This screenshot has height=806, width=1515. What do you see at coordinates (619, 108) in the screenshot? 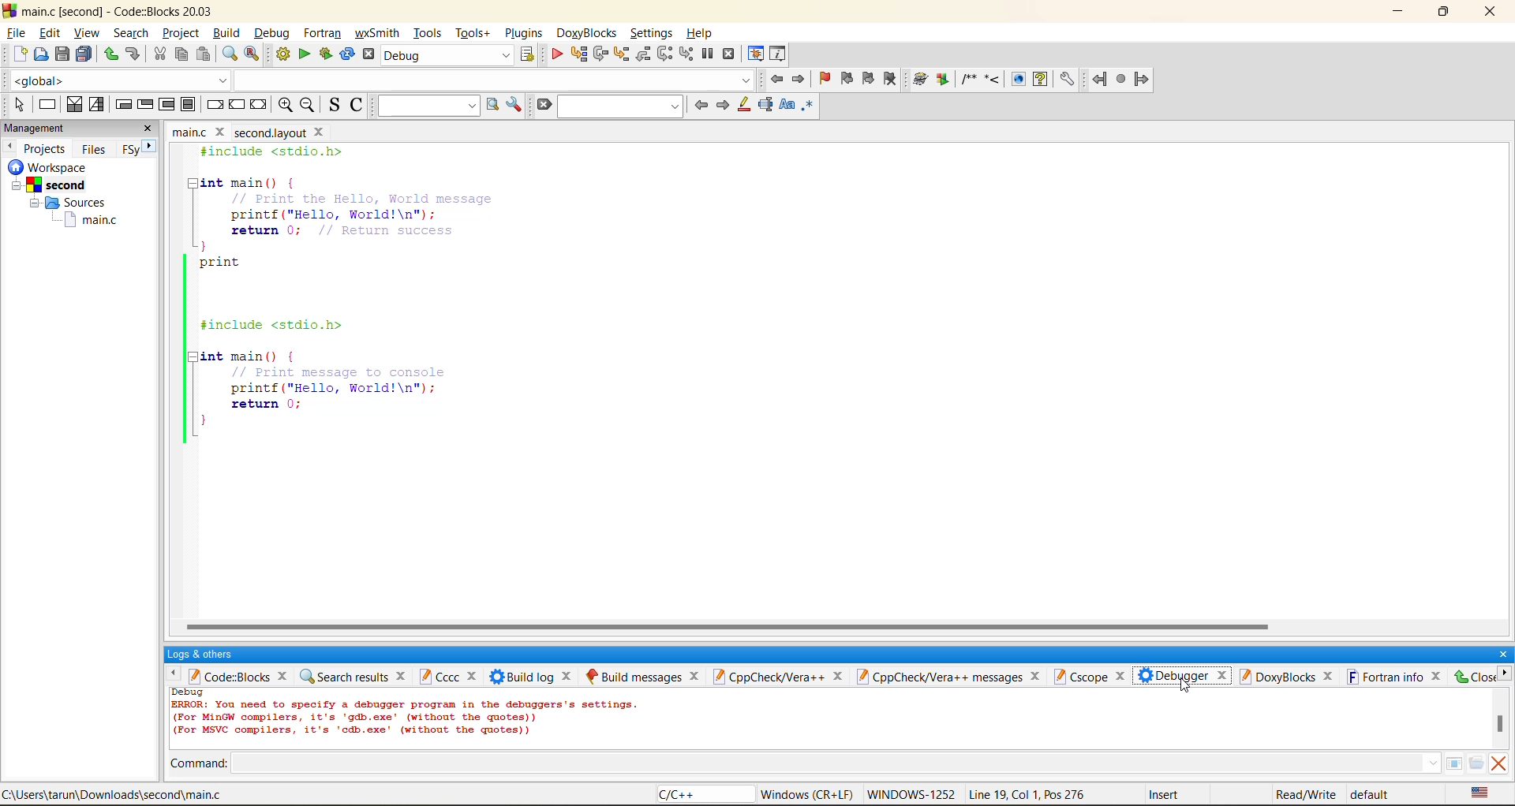
I see `search` at bounding box center [619, 108].